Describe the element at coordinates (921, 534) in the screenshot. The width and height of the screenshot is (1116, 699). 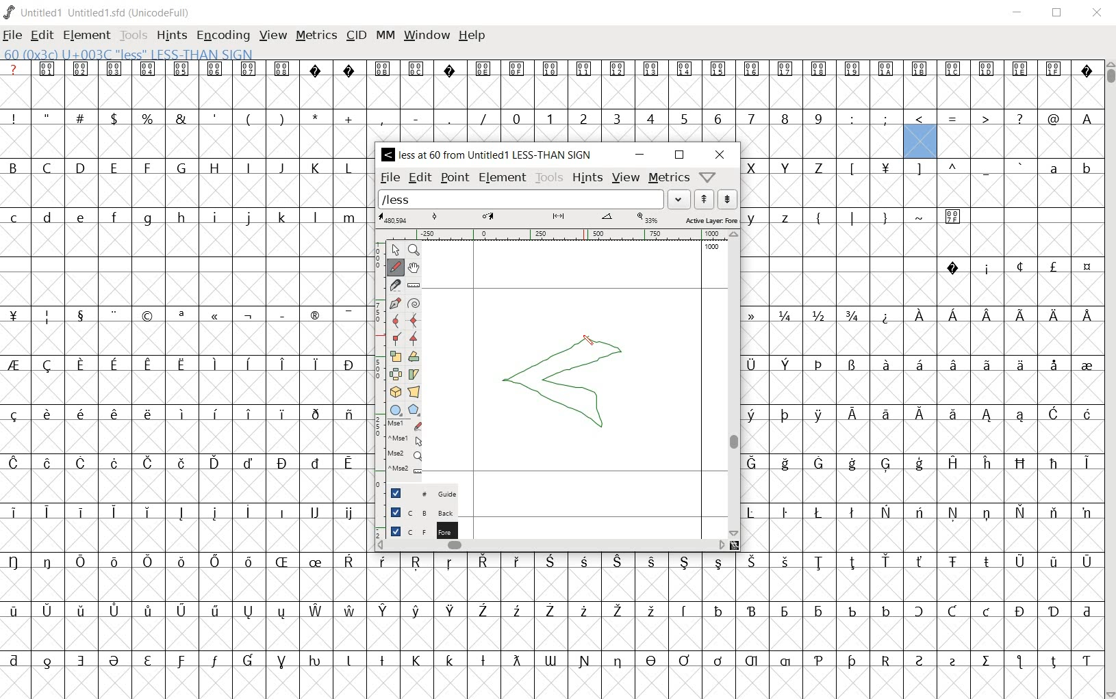
I see `empty cells` at that location.